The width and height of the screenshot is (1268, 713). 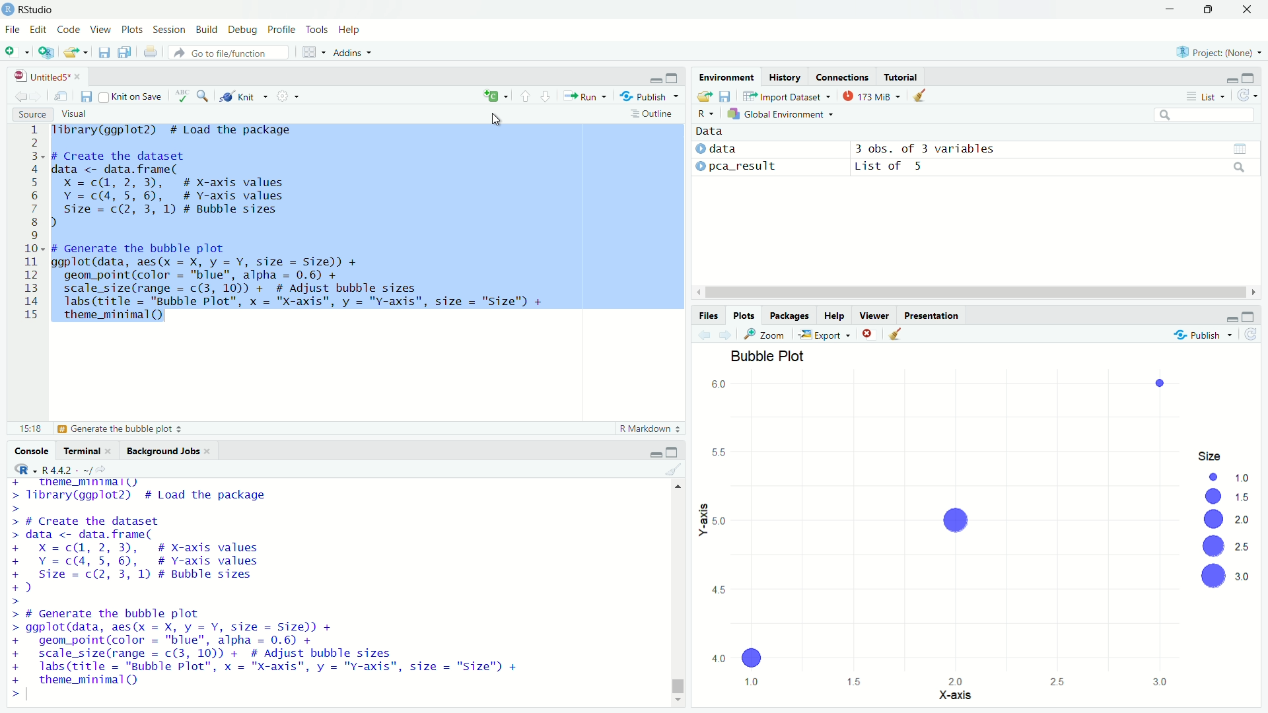 What do you see at coordinates (127, 51) in the screenshot?
I see `save all documents` at bounding box center [127, 51].